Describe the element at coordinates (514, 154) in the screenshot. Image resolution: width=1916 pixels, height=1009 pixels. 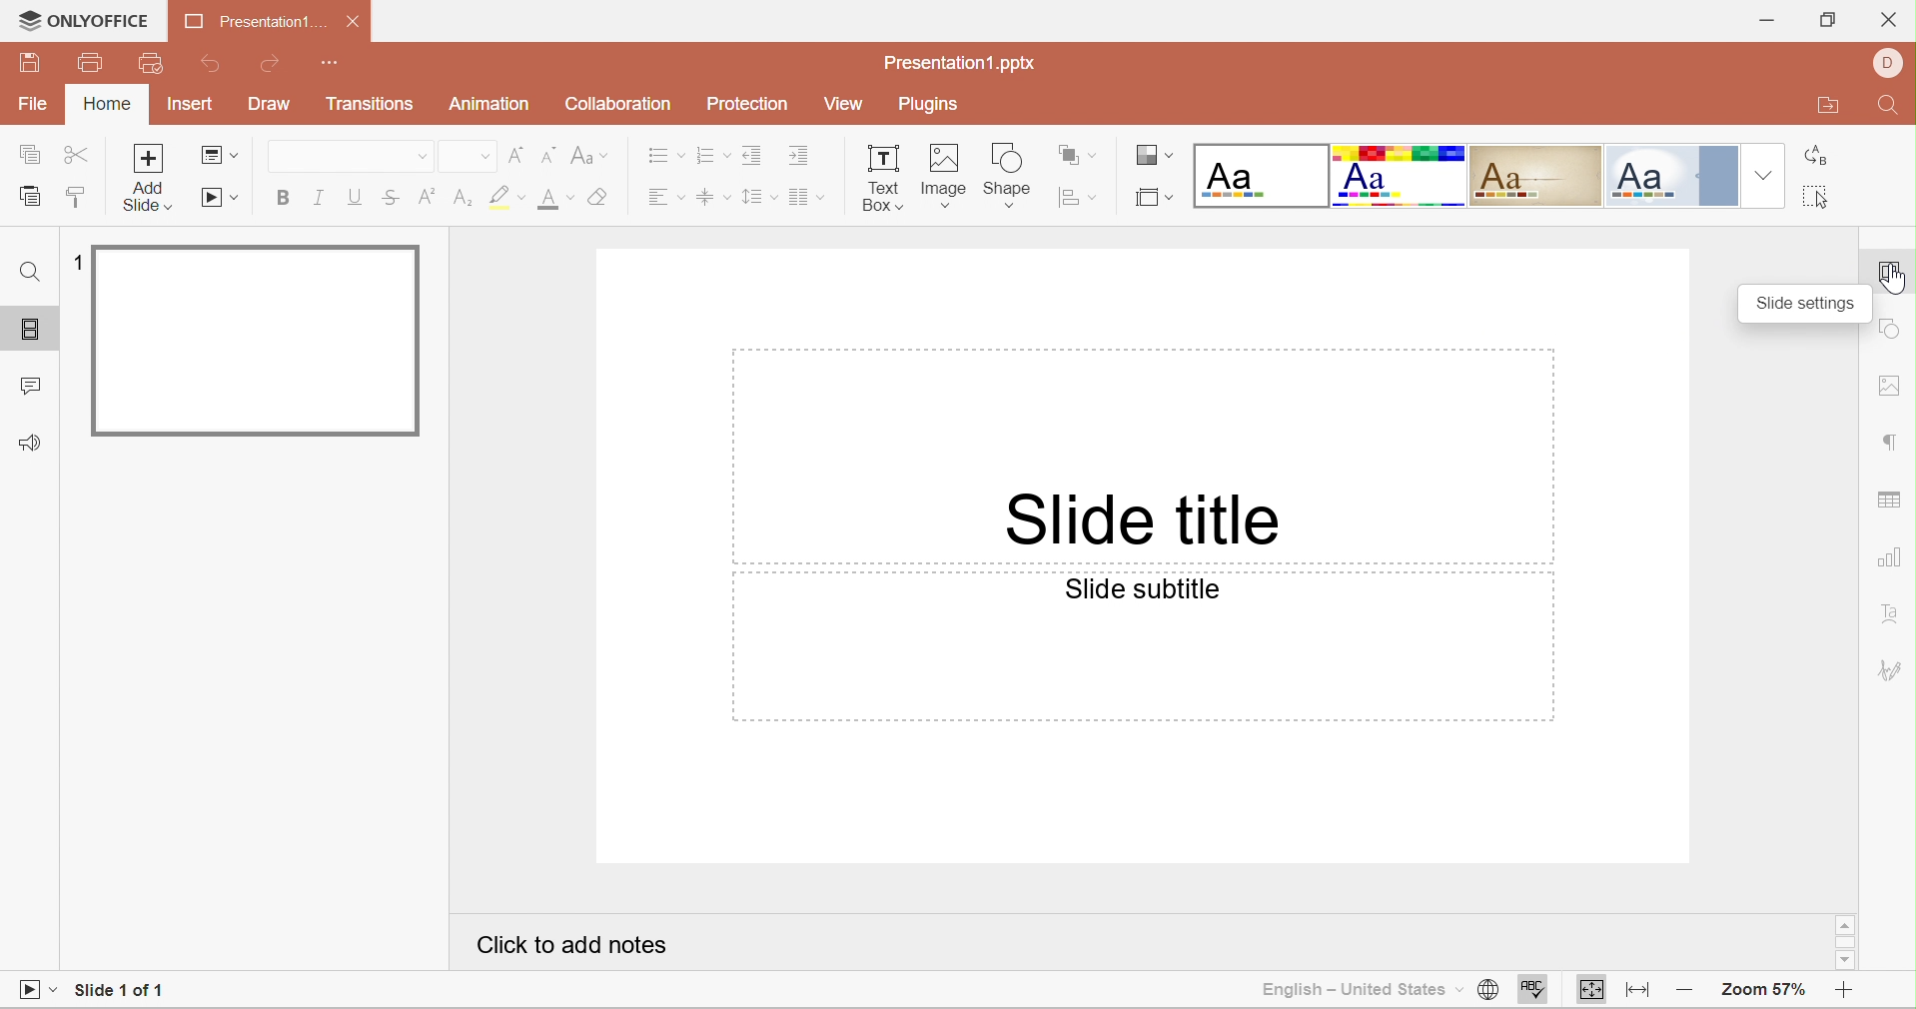
I see `Increment font size` at that location.